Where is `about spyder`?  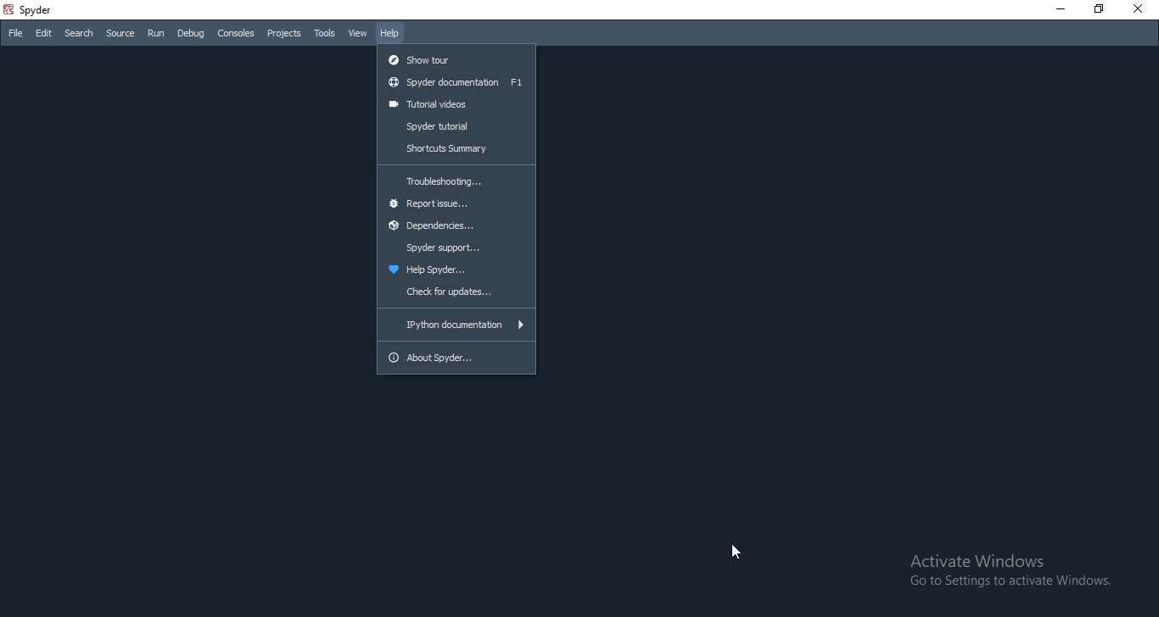 about spyder is located at coordinates (459, 358).